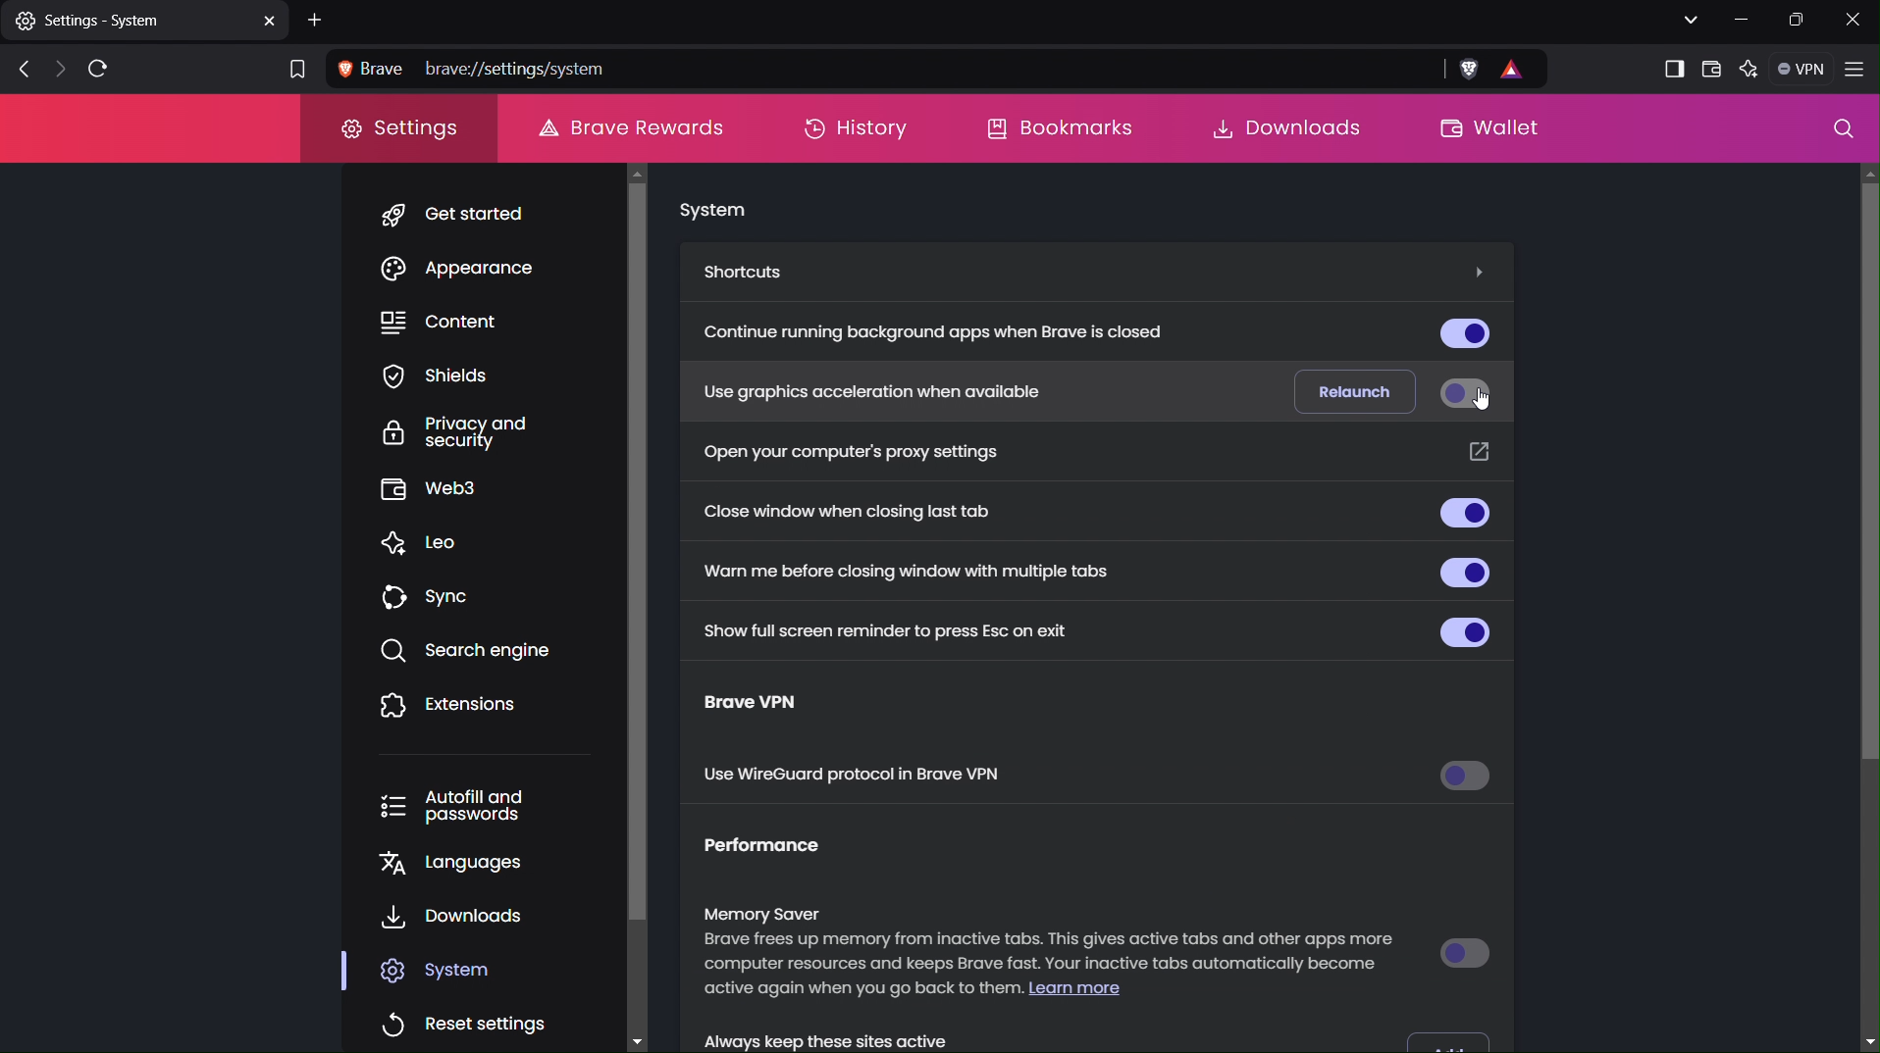 The height and width of the screenshot is (1053, 1880). What do you see at coordinates (1451, 1037) in the screenshot?
I see `Button` at bounding box center [1451, 1037].